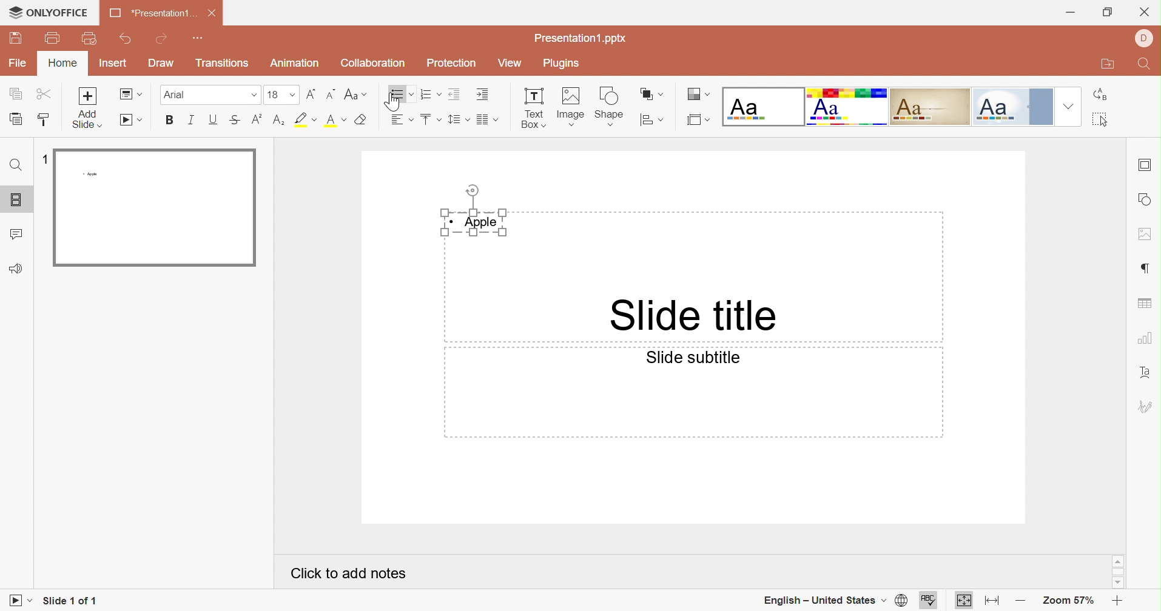  What do you see at coordinates (45, 95) in the screenshot?
I see `Cut` at bounding box center [45, 95].